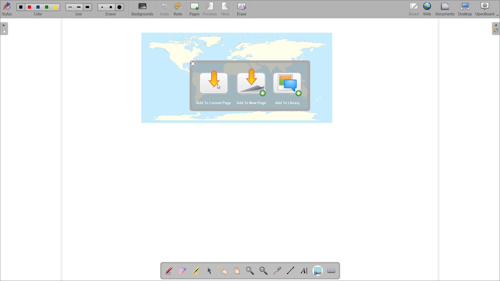 The width and height of the screenshot is (500, 281). What do you see at coordinates (250, 271) in the screenshot?
I see `zoom in` at bounding box center [250, 271].